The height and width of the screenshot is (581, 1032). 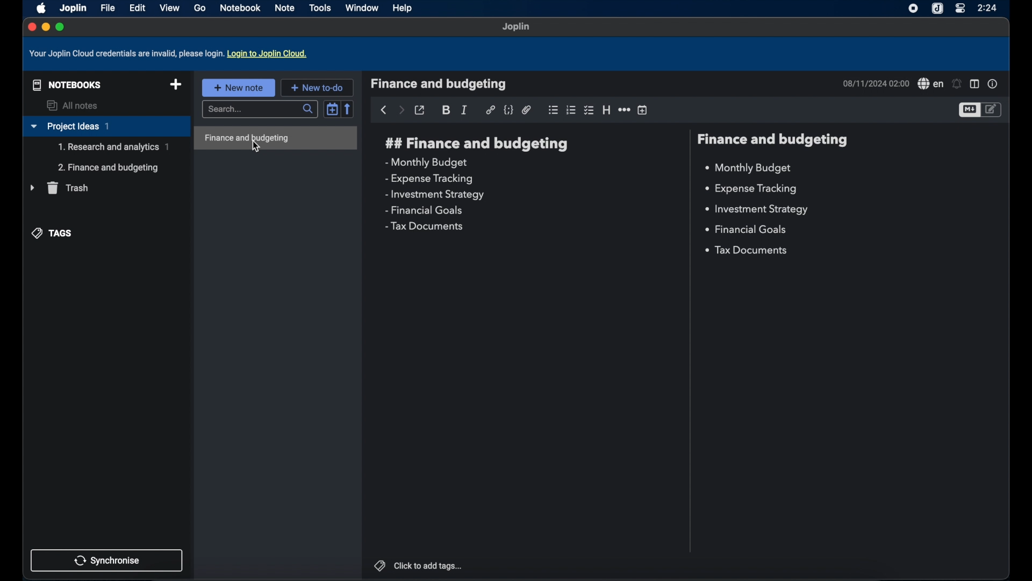 What do you see at coordinates (959, 9) in the screenshot?
I see `control center` at bounding box center [959, 9].